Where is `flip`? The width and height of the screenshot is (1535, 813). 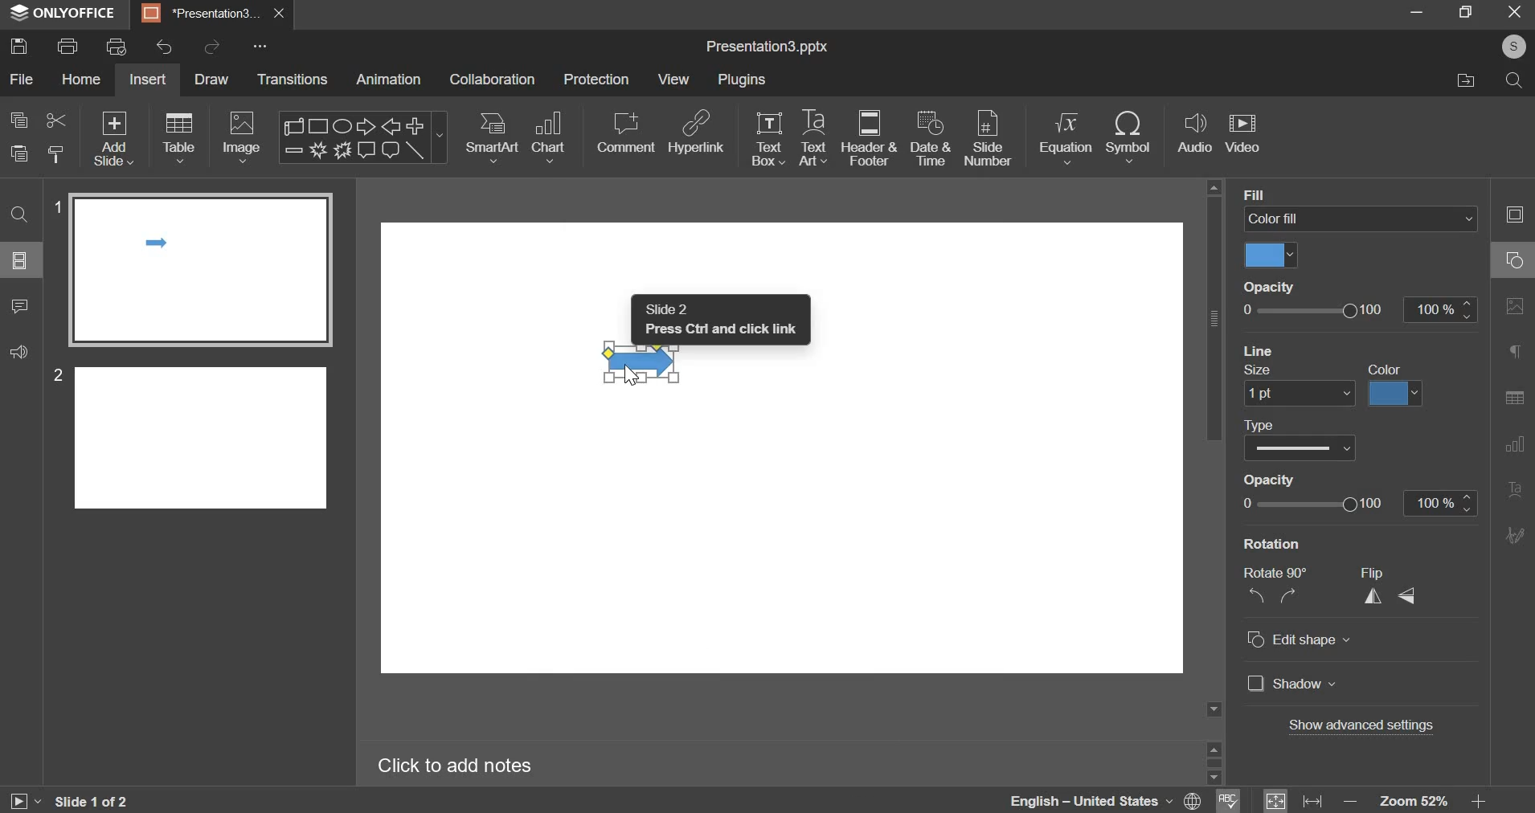 flip is located at coordinates (1371, 574).